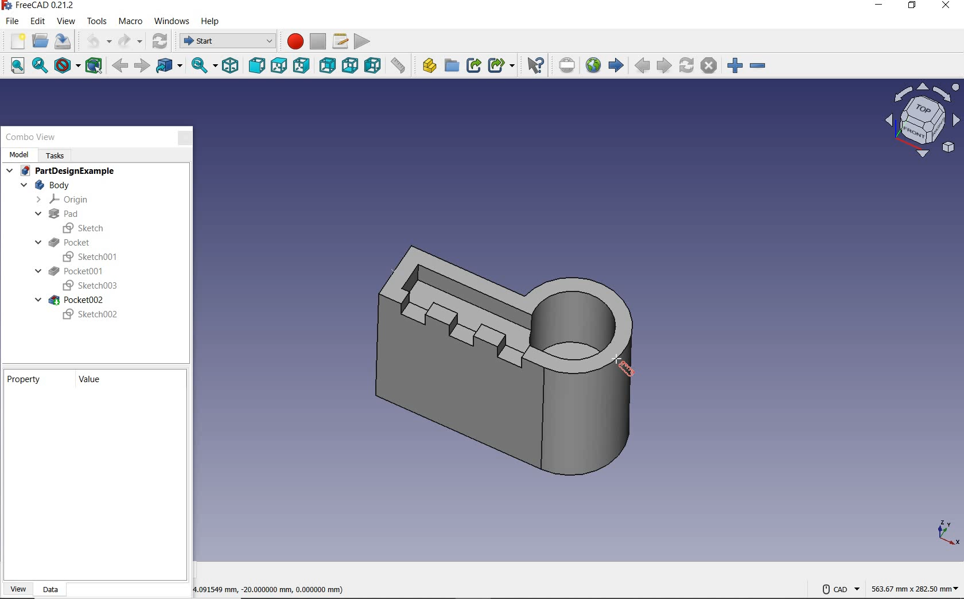 The width and height of the screenshot is (964, 599). I want to click on sync view, so click(202, 66).